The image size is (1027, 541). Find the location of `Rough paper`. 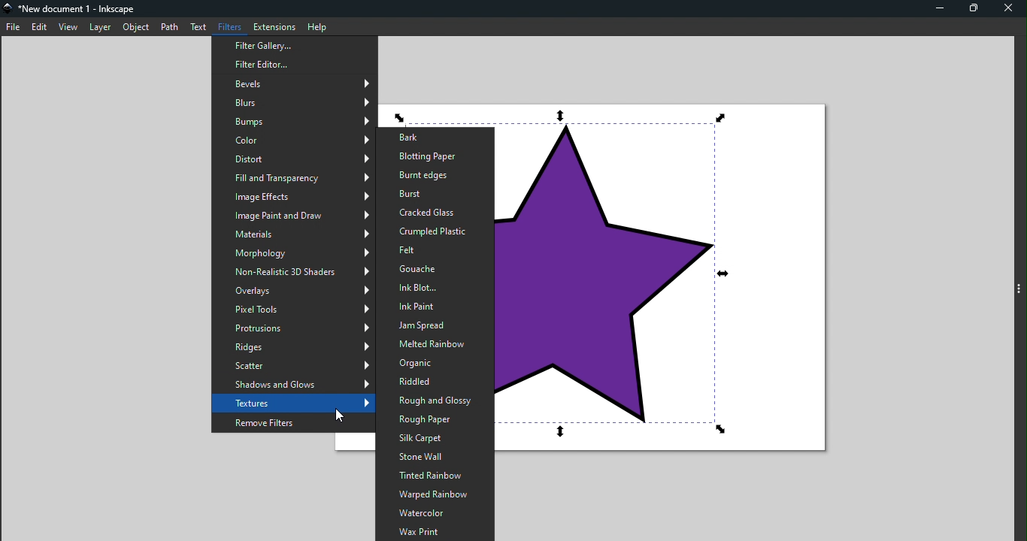

Rough paper is located at coordinates (435, 421).